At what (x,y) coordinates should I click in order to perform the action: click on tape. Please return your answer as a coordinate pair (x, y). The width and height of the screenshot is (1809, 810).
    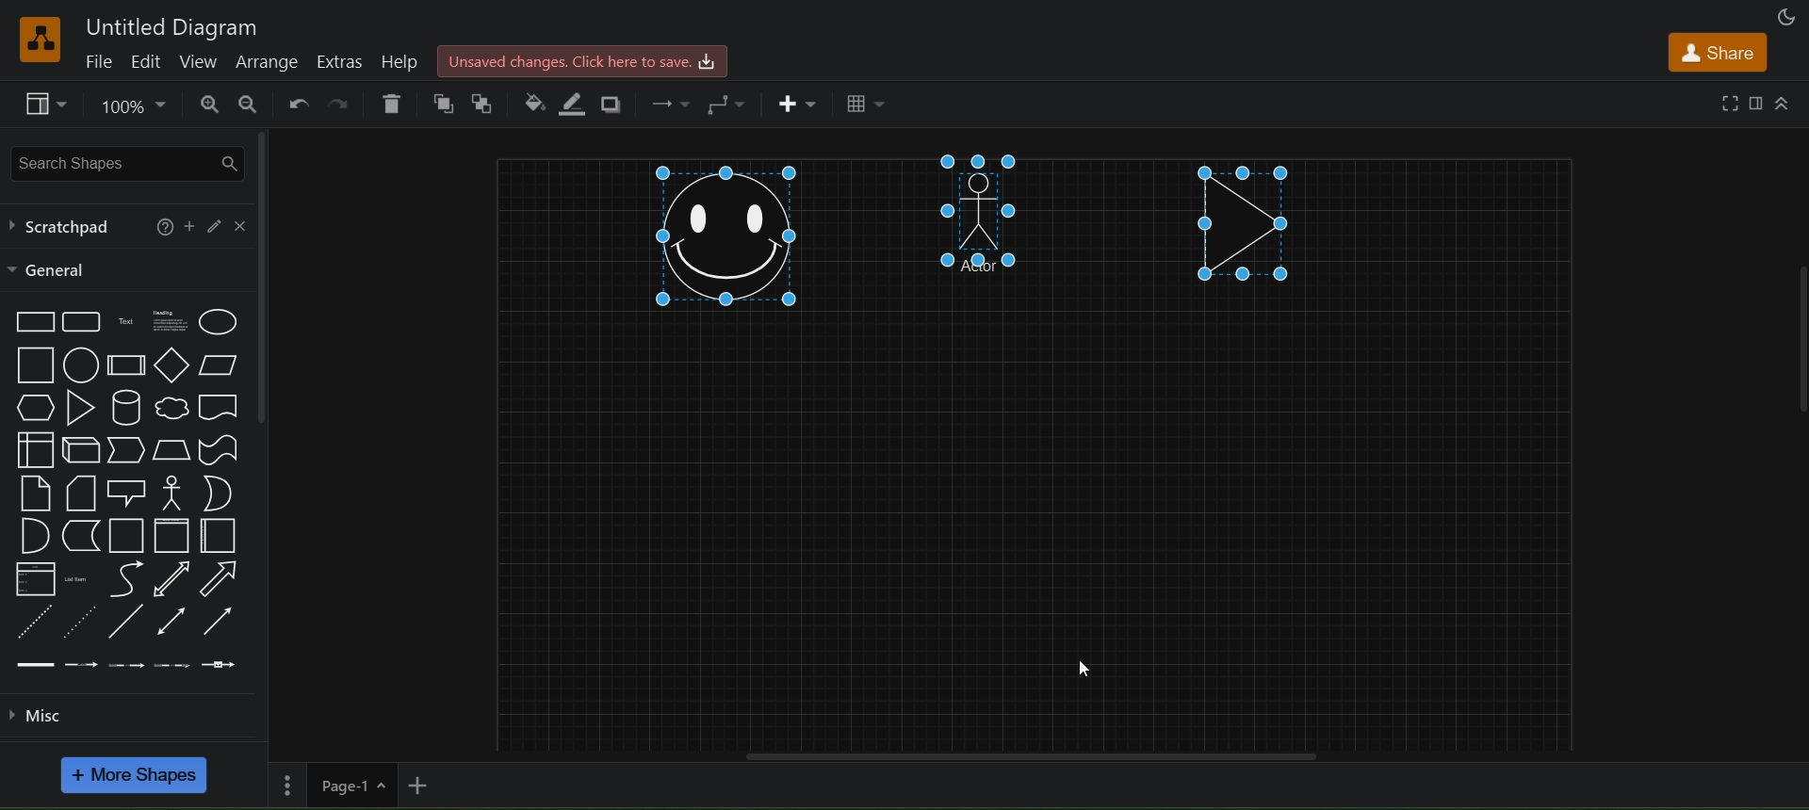
    Looking at the image, I should click on (218, 449).